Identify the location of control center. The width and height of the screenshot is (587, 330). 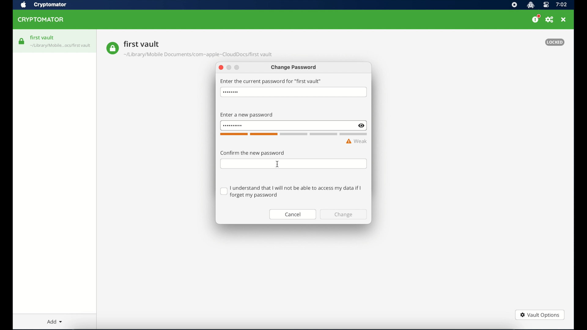
(546, 5).